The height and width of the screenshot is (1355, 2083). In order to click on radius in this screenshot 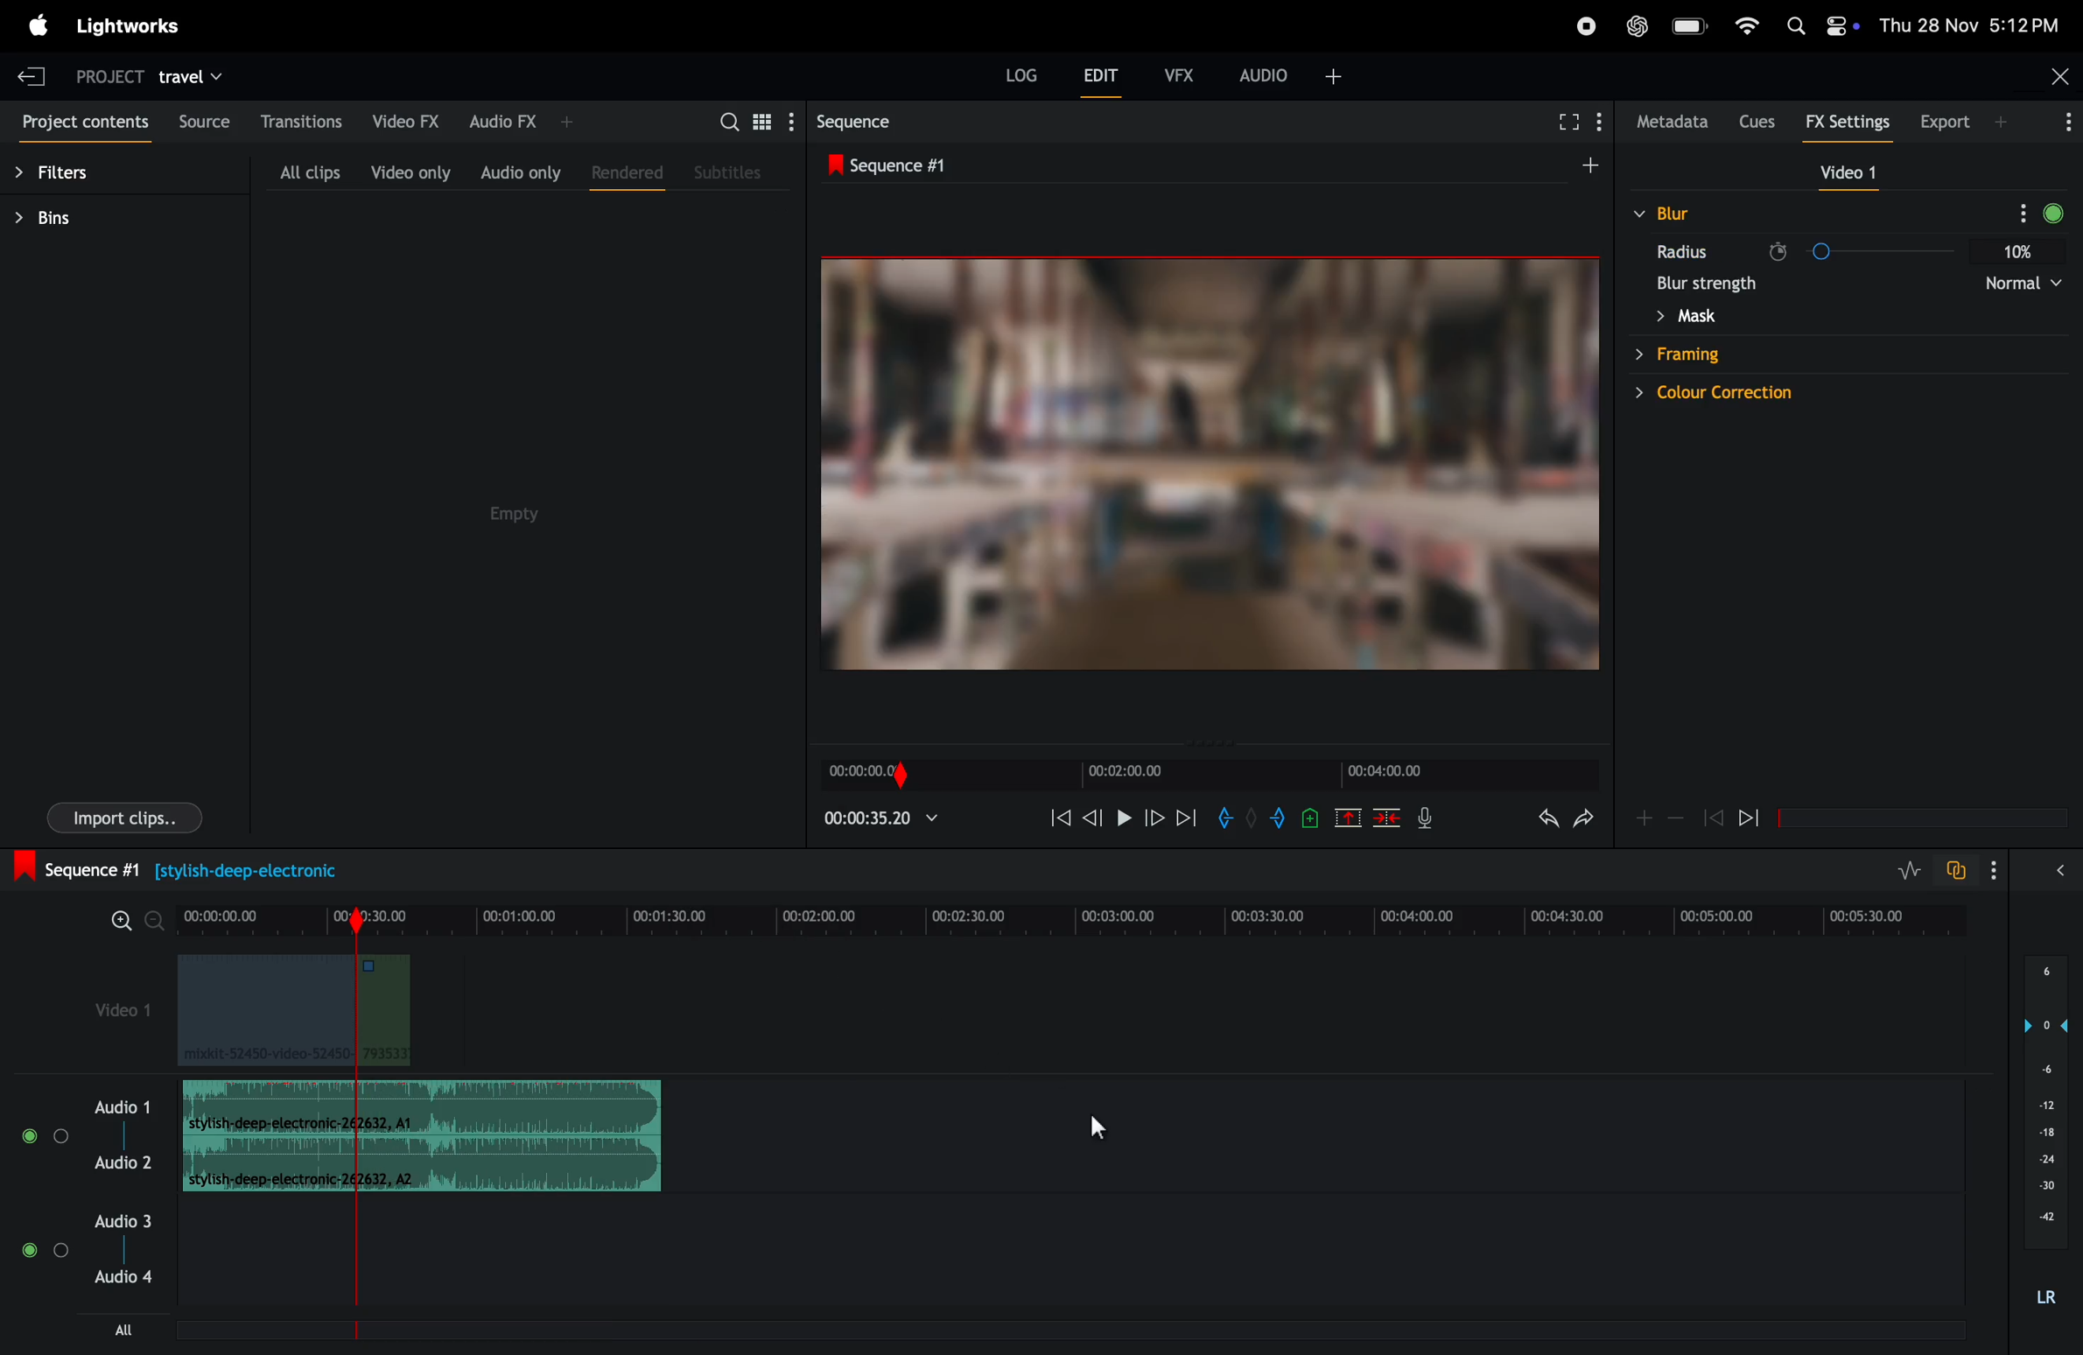, I will do `click(1847, 249)`.